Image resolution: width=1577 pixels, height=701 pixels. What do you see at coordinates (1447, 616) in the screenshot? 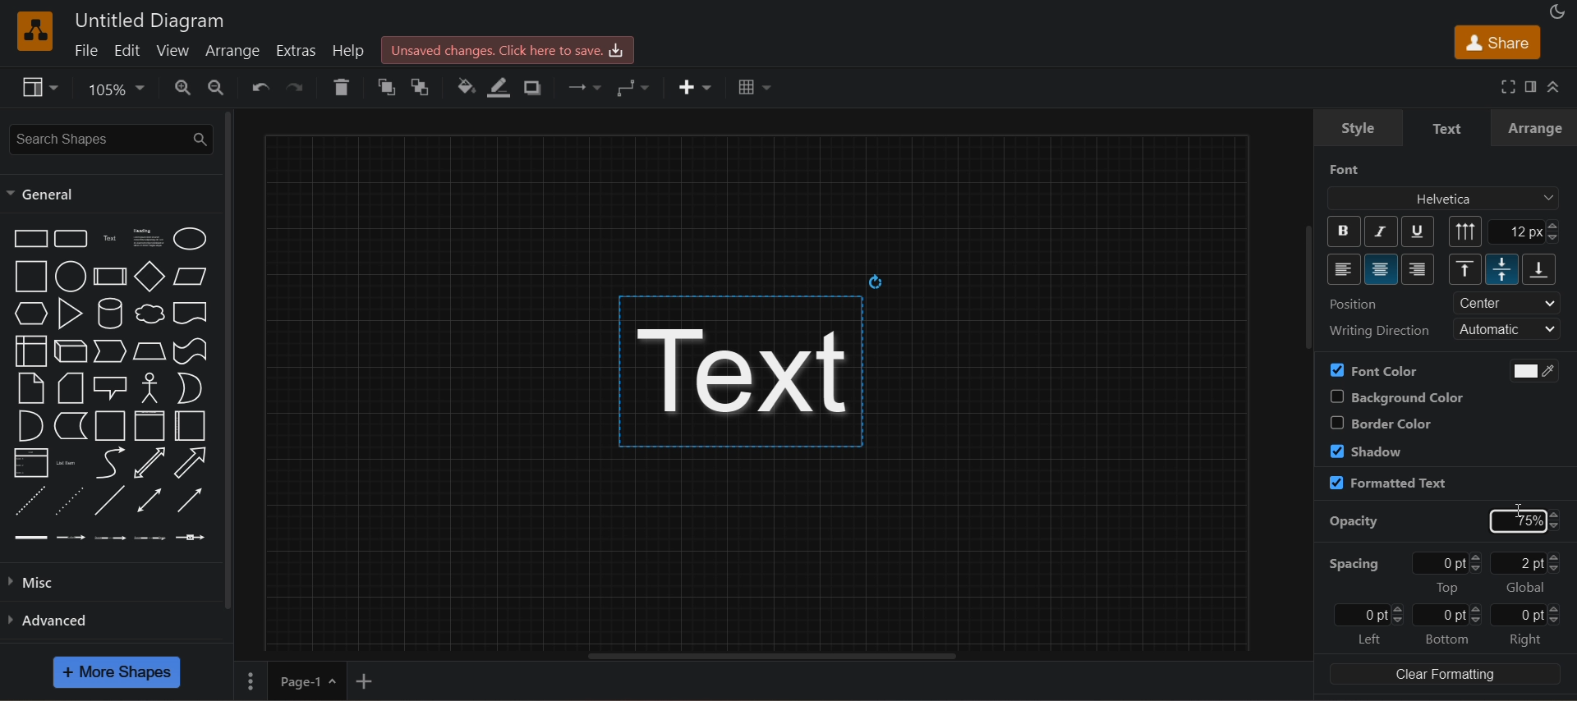
I see `0 pt` at bounding box center [1447, 616].